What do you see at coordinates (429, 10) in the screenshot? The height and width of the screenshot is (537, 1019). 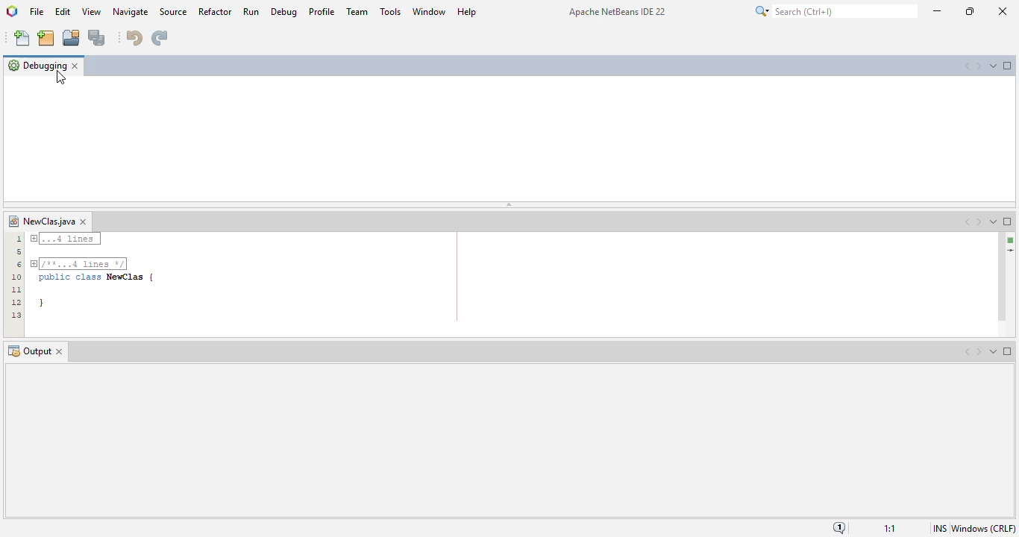 I see `window` at bounding box center [429, 10].